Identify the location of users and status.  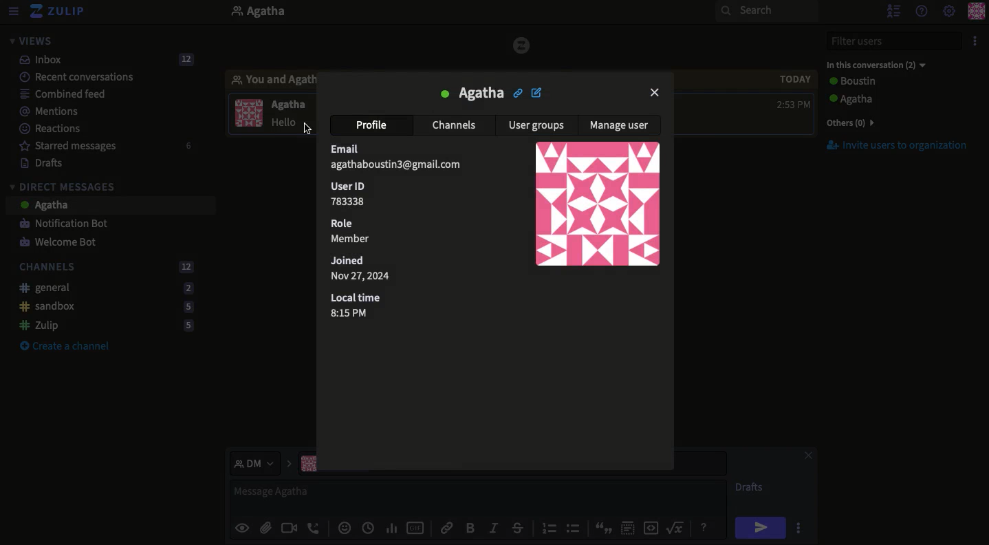
(871, 100).